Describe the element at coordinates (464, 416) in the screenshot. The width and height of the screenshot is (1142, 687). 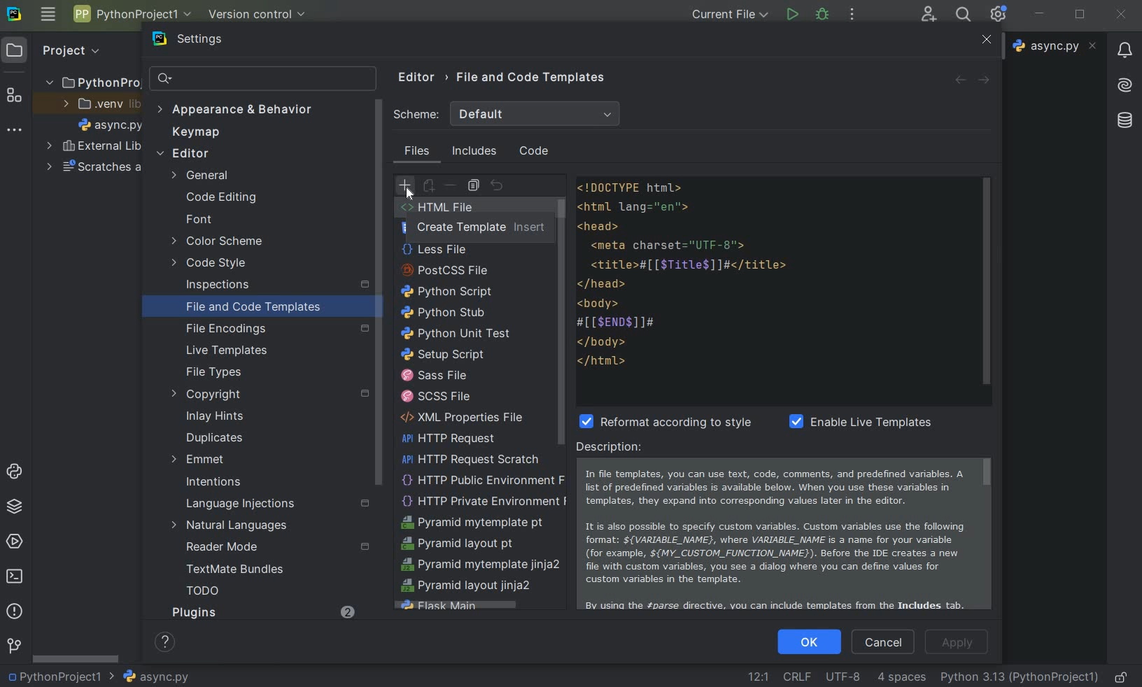
I see `XML Properties File` at that location.